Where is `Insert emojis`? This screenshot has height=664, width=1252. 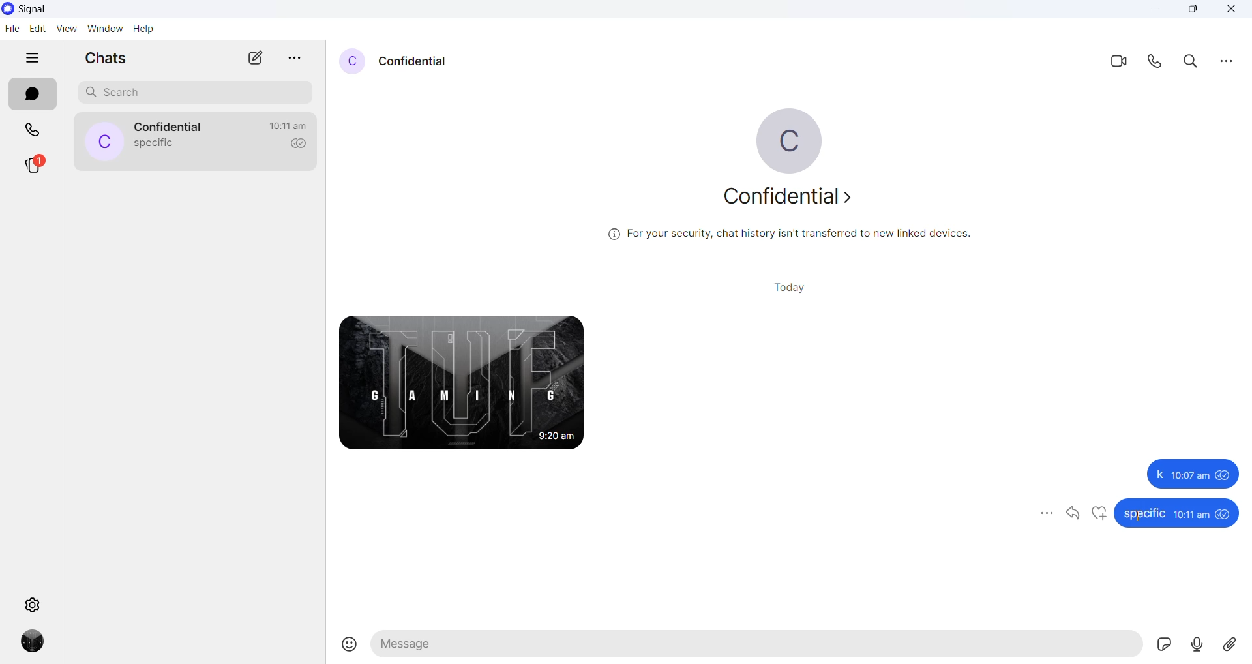
Insert emojis is located at coordinates (344, 645).